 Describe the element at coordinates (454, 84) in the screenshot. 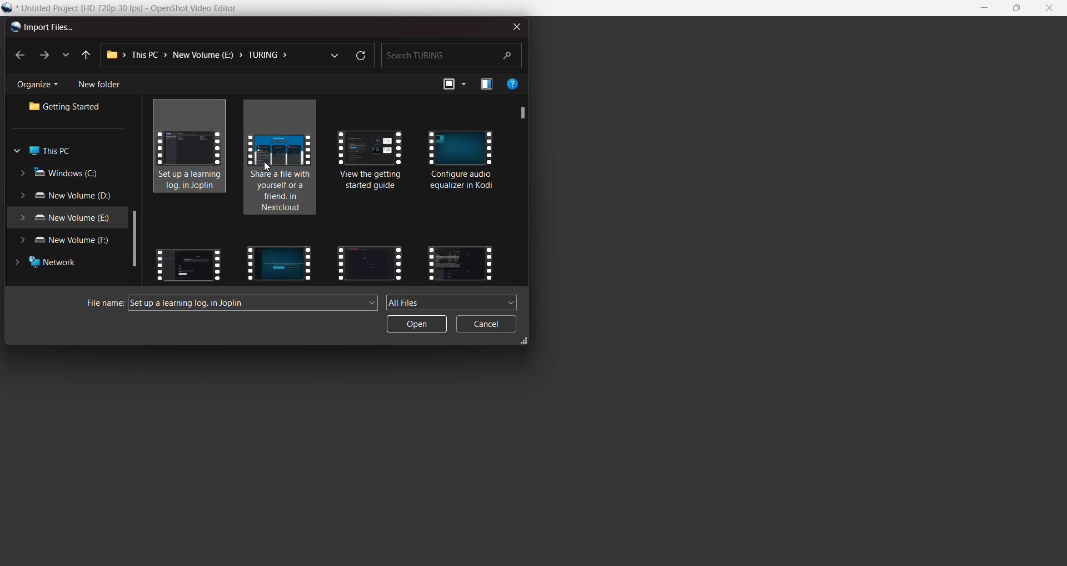

I see `view` at that location.